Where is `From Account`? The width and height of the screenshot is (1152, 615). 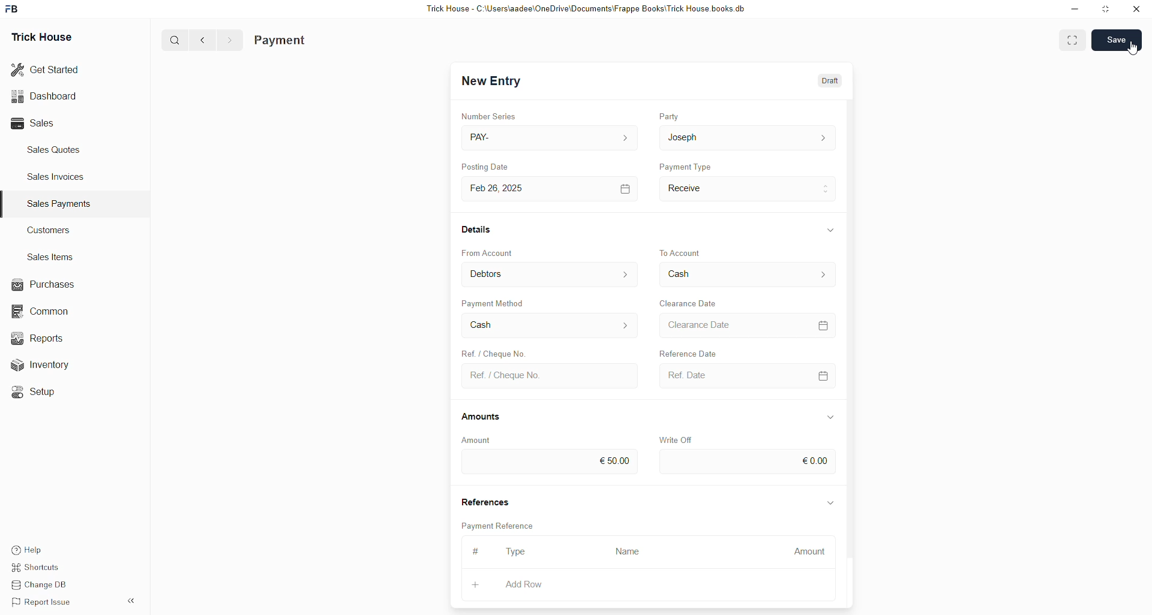
From Account is located at coordinates (488, 253).